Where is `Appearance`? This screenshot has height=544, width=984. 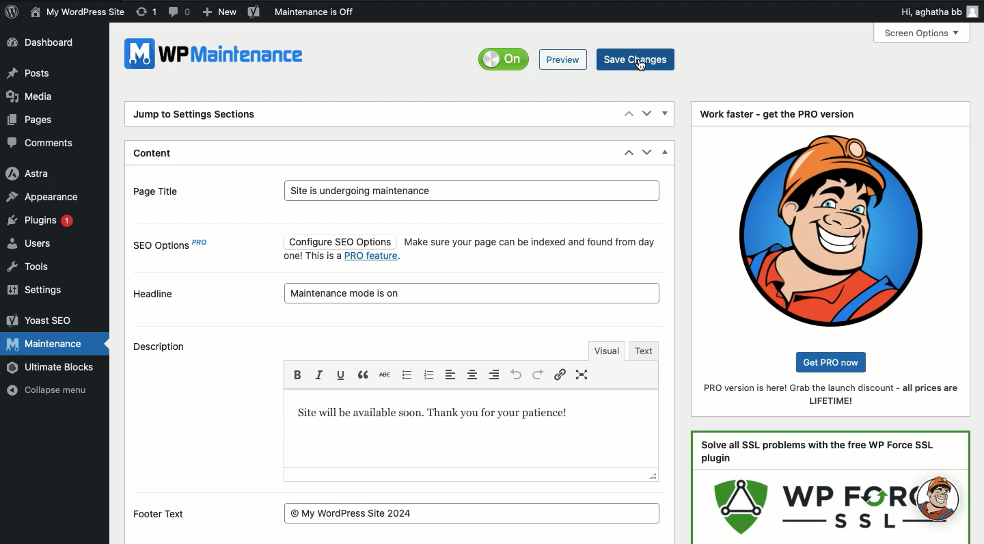 Appearance is located at coordinates (46, 197).